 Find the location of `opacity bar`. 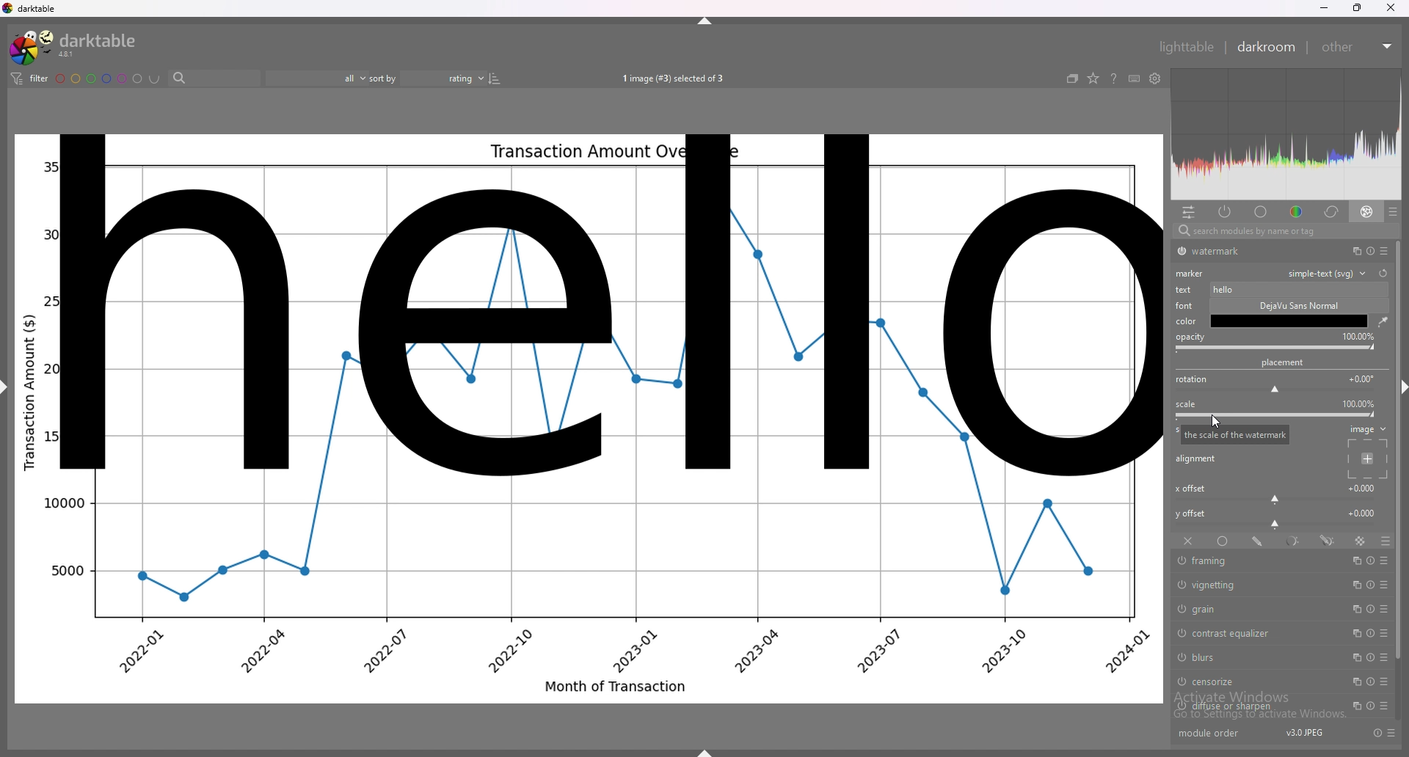

opacity bar is located at coordinates (1275, 348).